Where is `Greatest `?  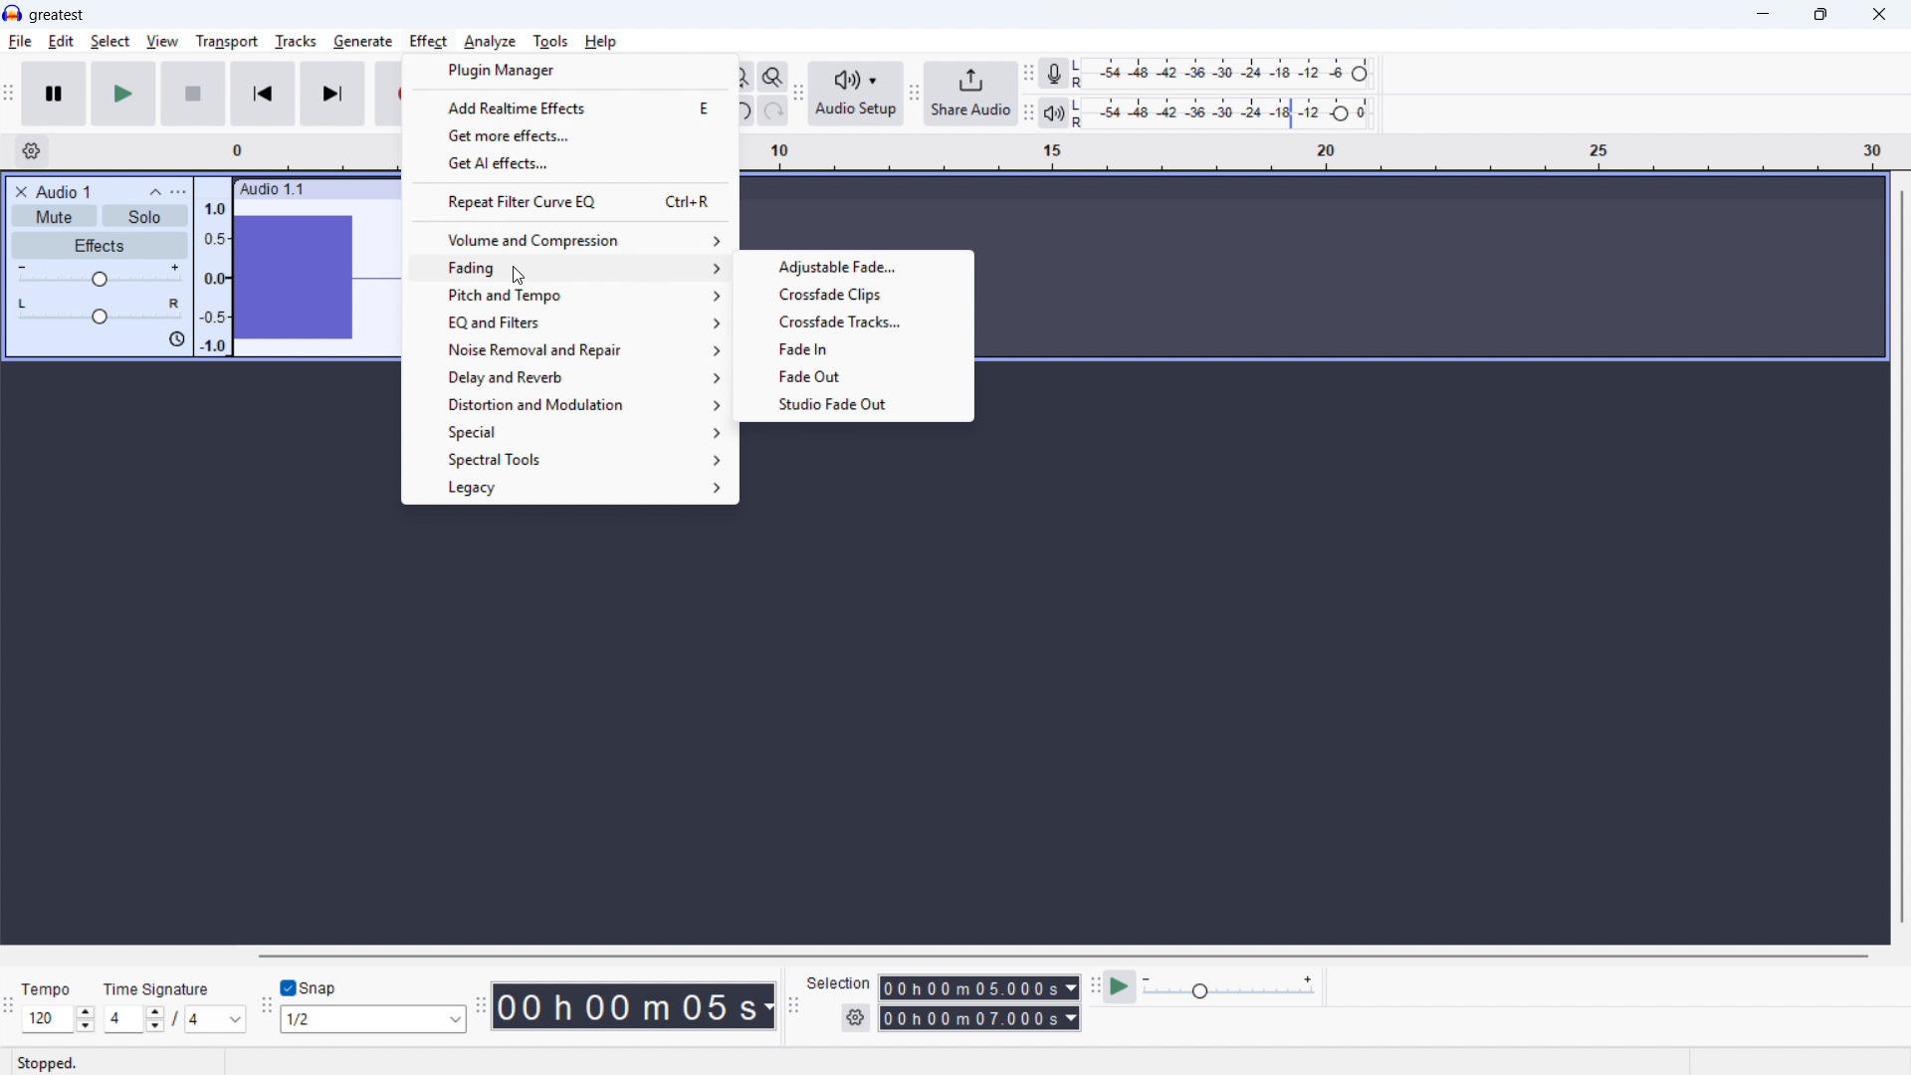 Greatest  is located at coordinates (56, 16).